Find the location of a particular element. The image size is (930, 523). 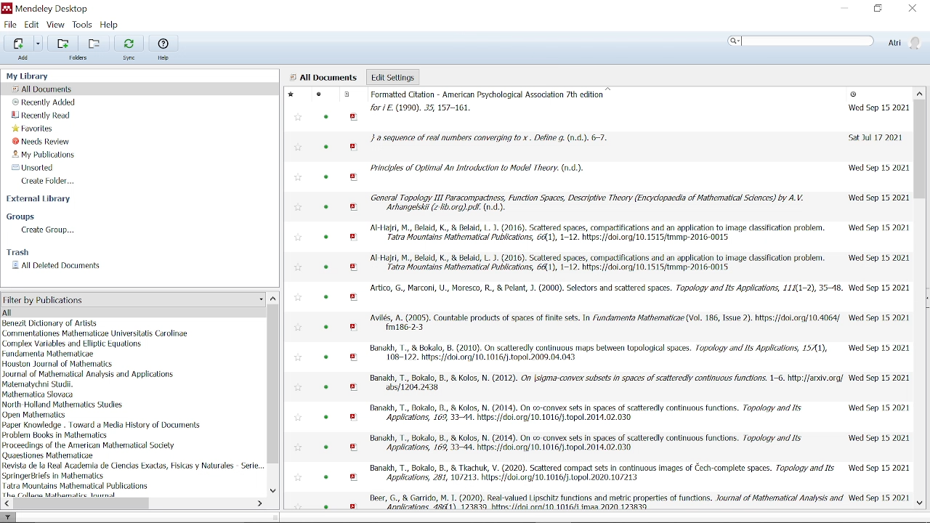

Help is located at coordinates (110, 25).